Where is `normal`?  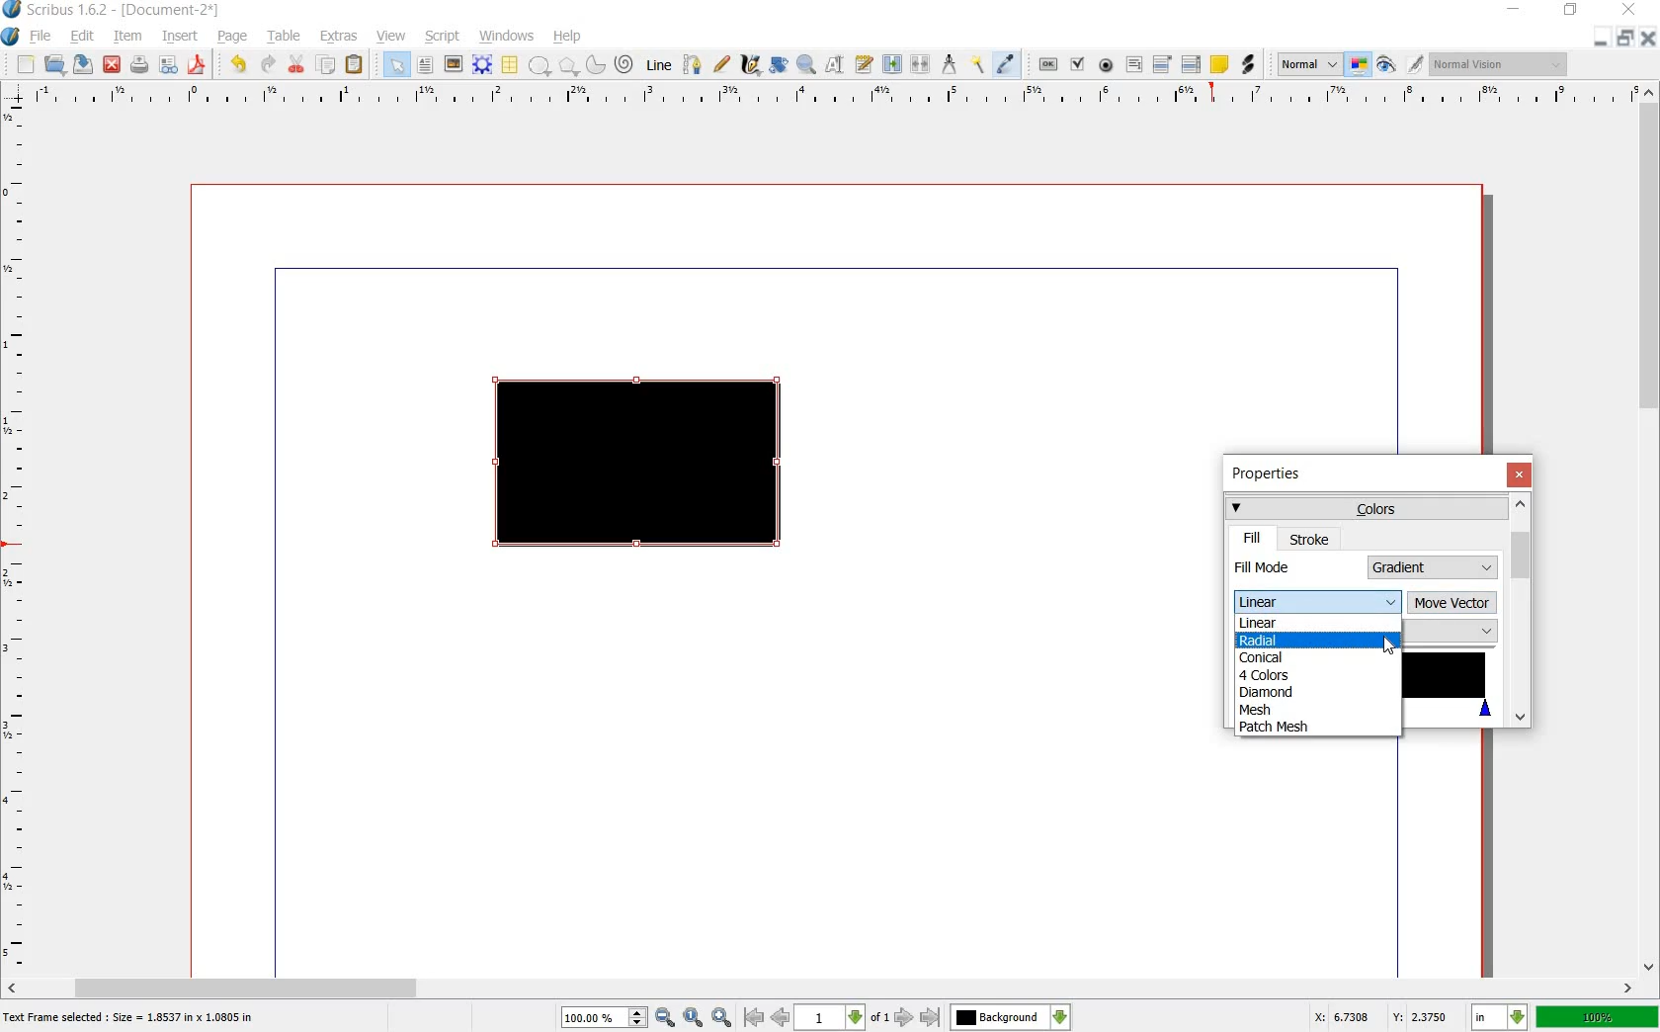
normal is located at coordinates (1309, 65).